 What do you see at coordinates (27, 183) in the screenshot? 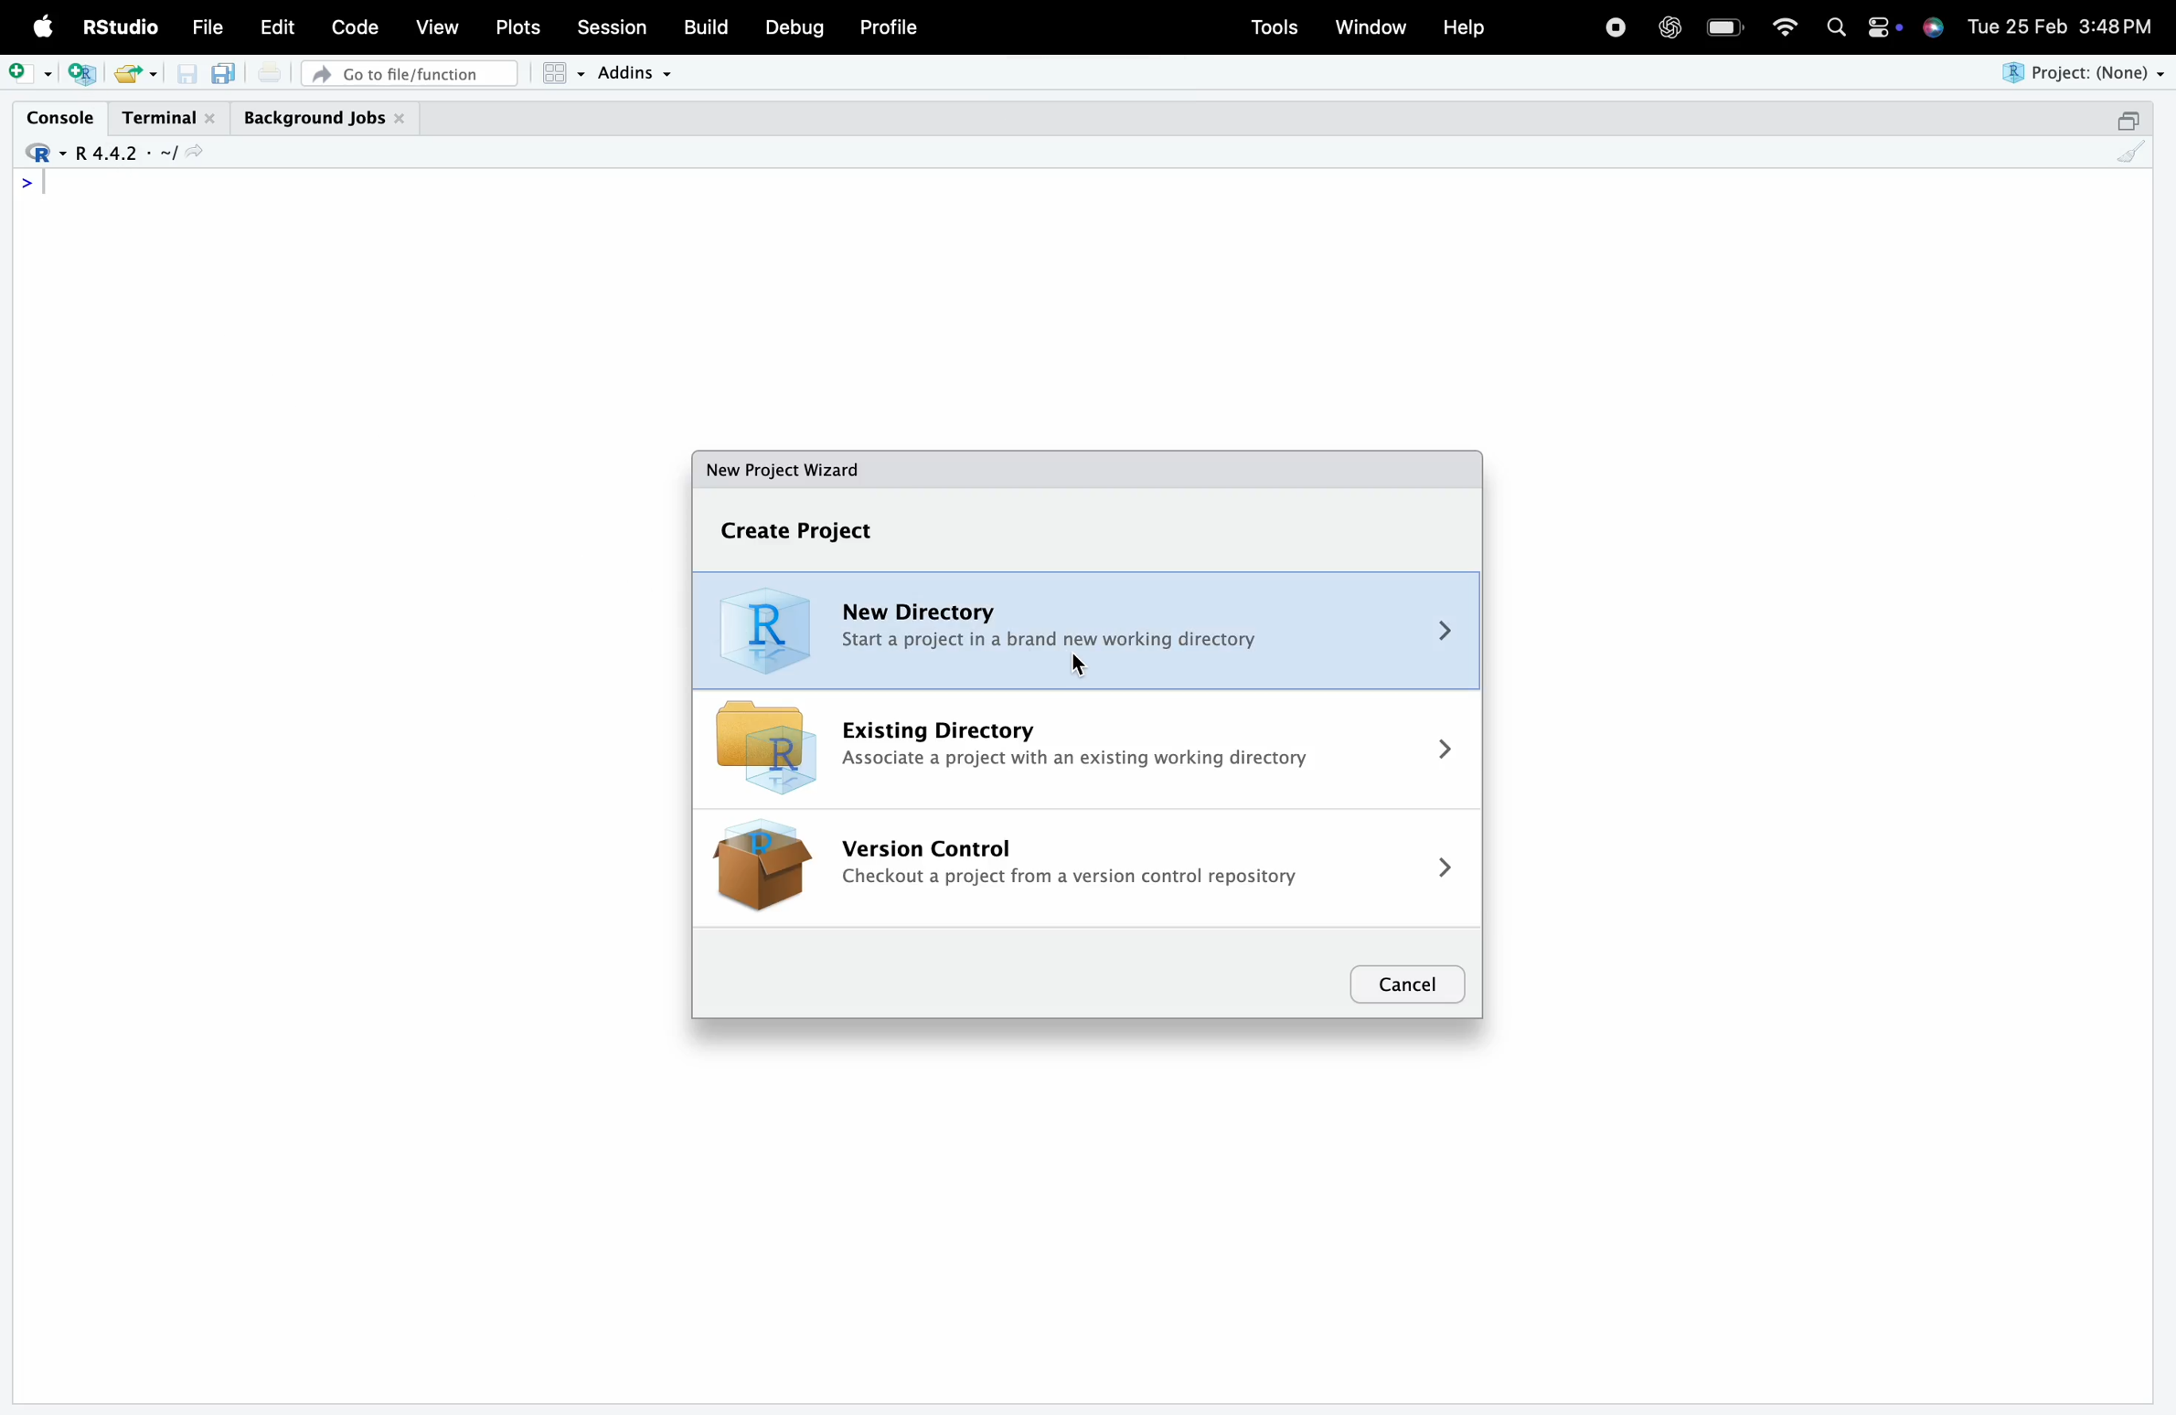
I see `>` at bounding box center [27, 183].